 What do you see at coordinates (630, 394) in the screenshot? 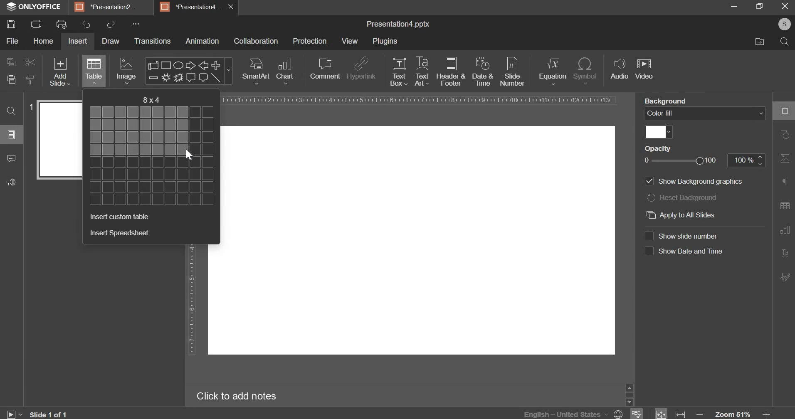
I see `scroll bar` at bounding box center [630, 394].